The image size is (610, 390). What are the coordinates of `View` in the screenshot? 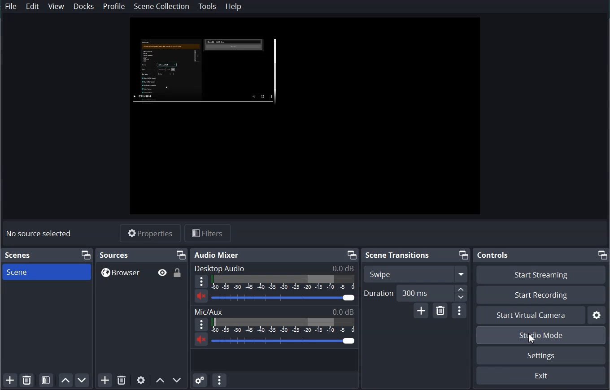 It's located at (57, 6).